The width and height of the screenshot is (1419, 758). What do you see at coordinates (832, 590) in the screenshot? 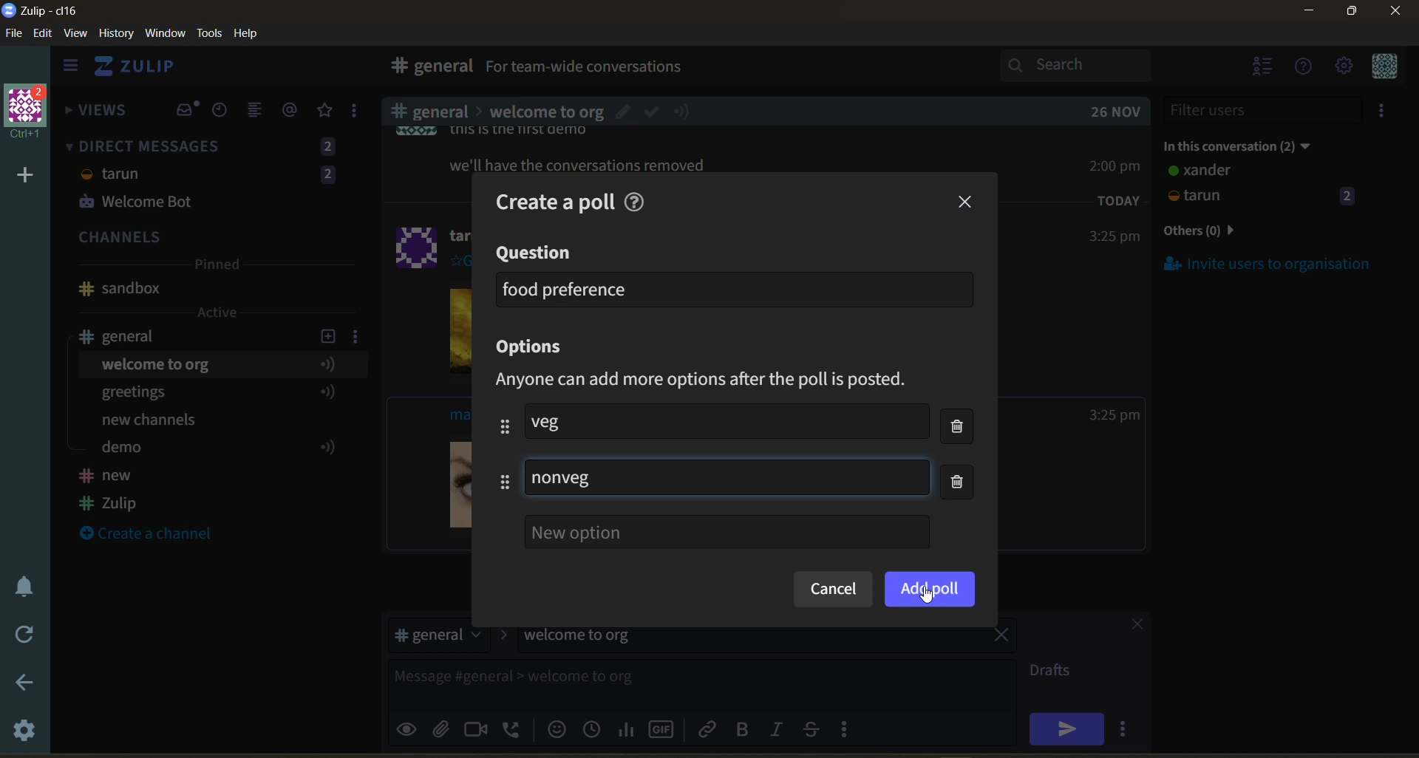
I see `cancel` at bounding box center [832, 590].